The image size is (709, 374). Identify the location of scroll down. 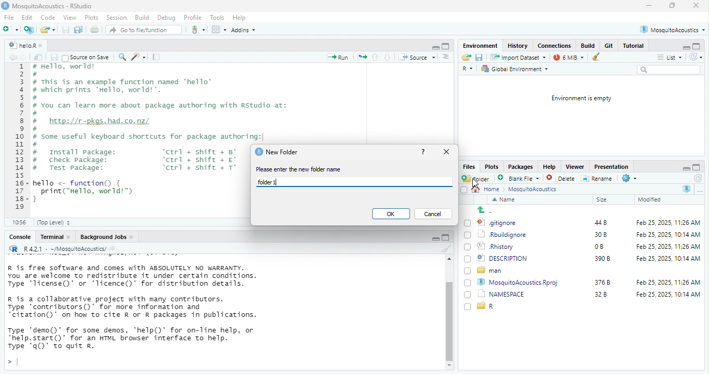
(448, 366).